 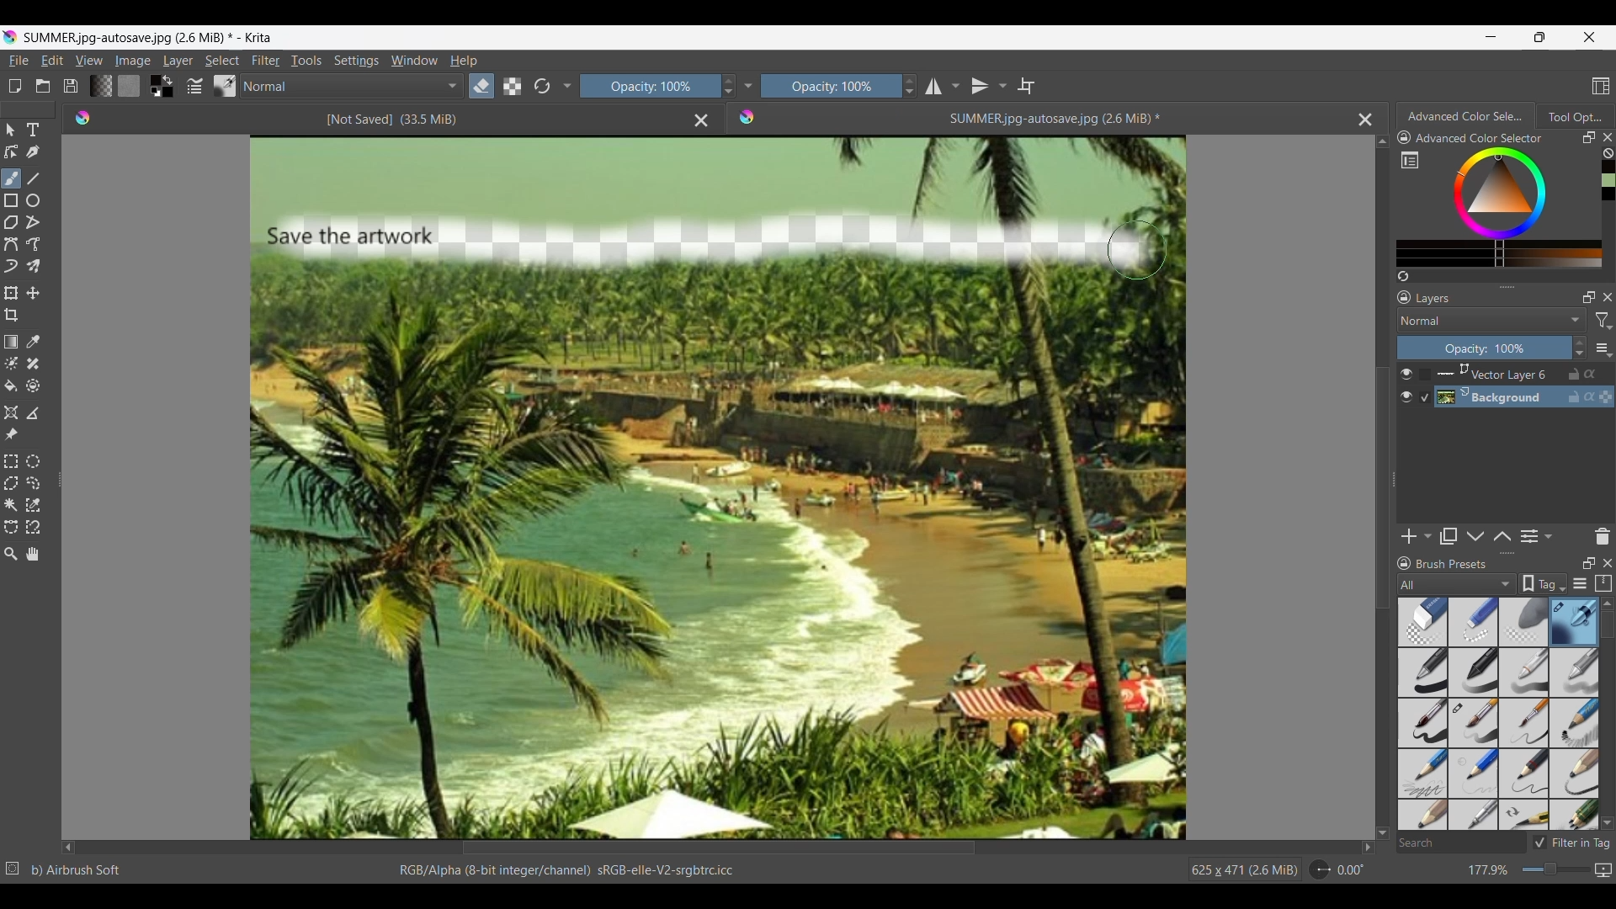 I want to click on Wrap around mode, so click(x=1026, y=86).